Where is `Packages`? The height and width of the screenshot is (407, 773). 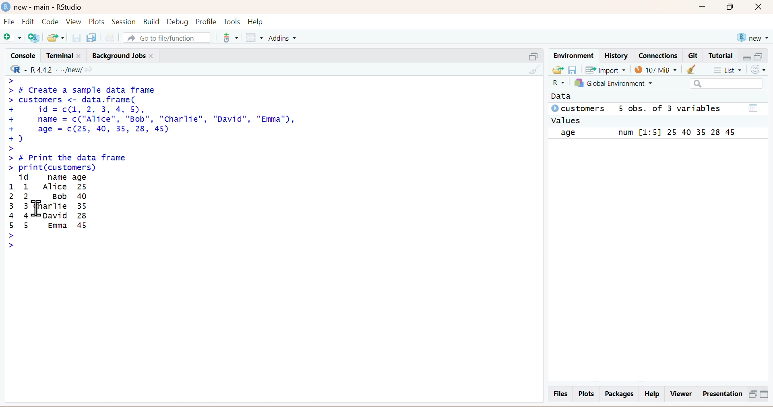 Packages is located at coordinates (618, 394).